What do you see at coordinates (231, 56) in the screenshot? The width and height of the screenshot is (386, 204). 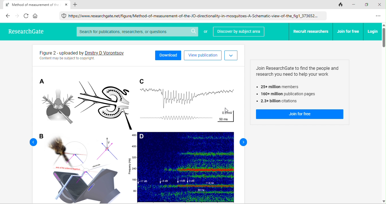 I see `dropdown` at bounding box center [231, 56].